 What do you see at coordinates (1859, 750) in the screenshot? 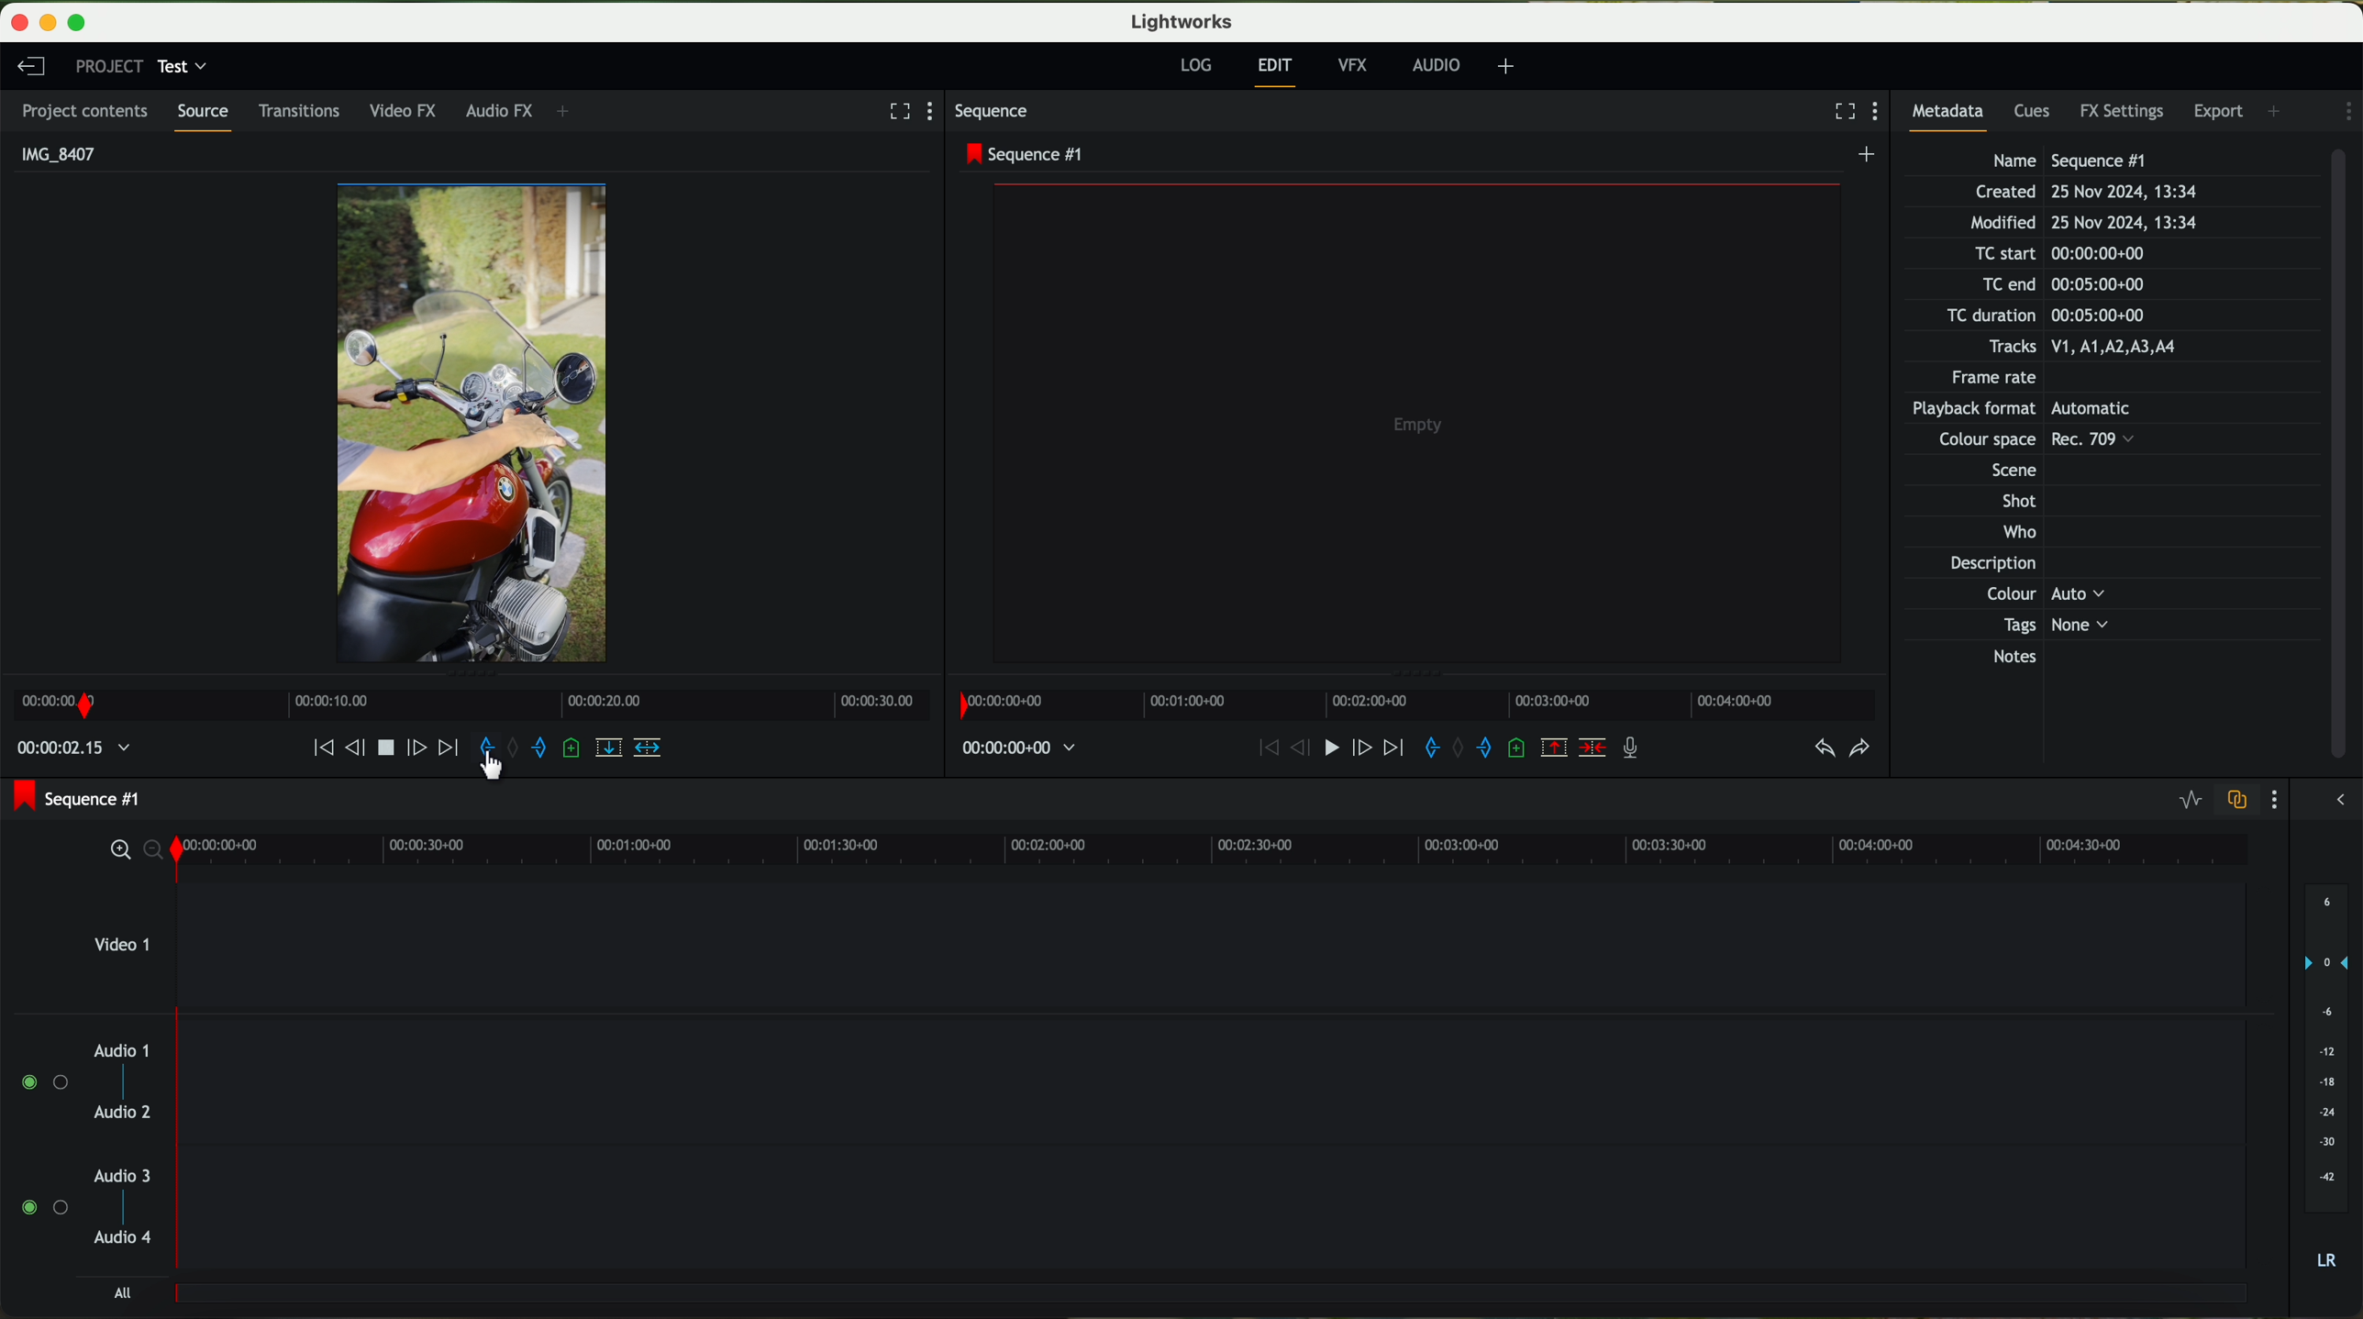
I see `redo` at bounding box center [1859, 750].